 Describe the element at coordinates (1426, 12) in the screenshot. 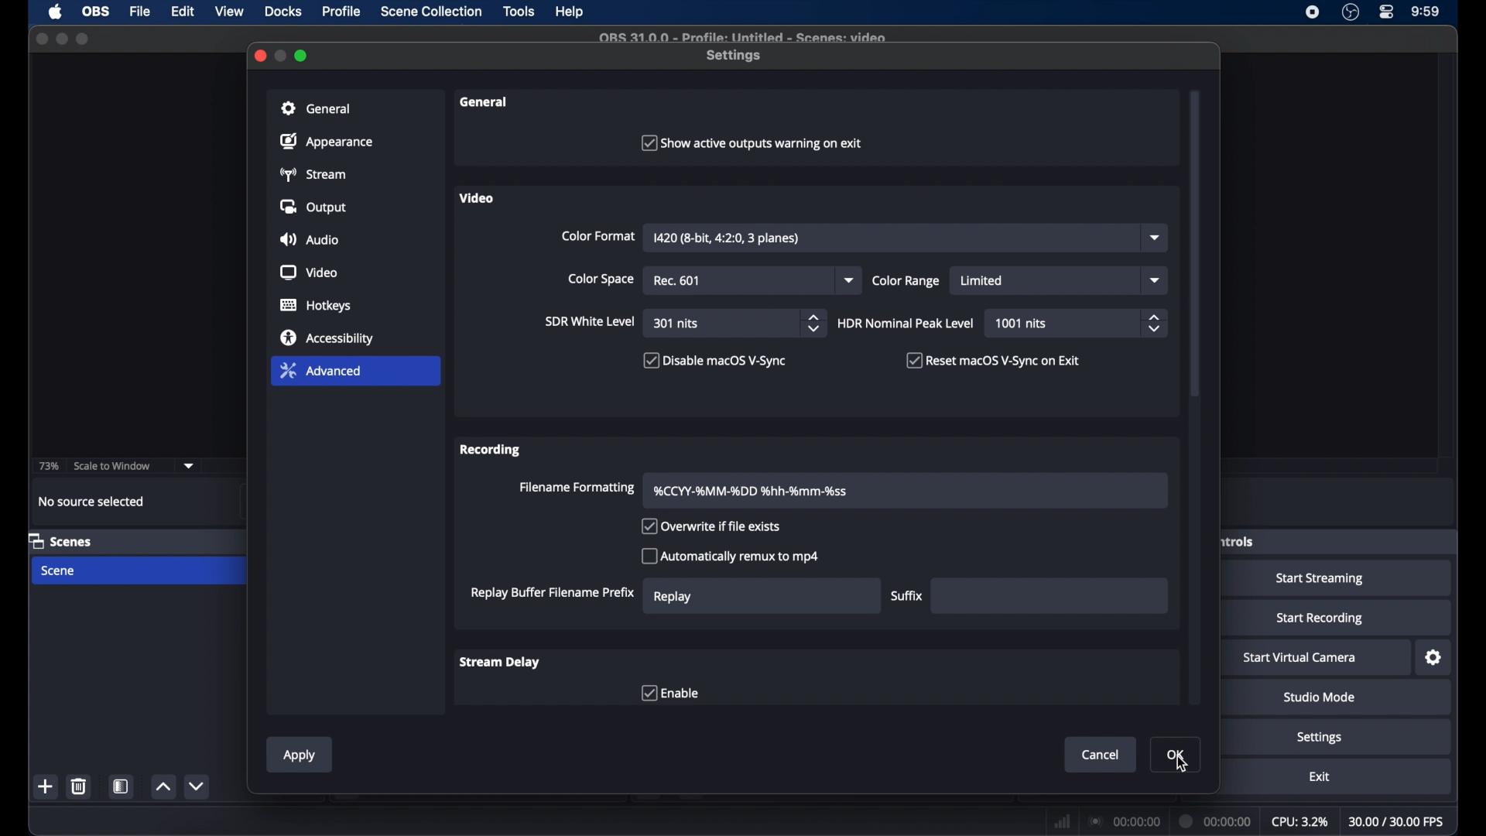

I see `time` at that location.